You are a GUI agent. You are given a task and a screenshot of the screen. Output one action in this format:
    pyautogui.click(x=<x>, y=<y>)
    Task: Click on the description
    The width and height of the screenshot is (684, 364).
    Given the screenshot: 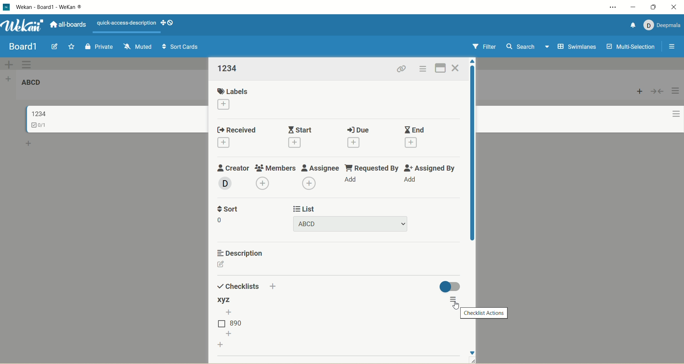 What is the action you would take?
    pyautogui.click(x=238, y=252)
    